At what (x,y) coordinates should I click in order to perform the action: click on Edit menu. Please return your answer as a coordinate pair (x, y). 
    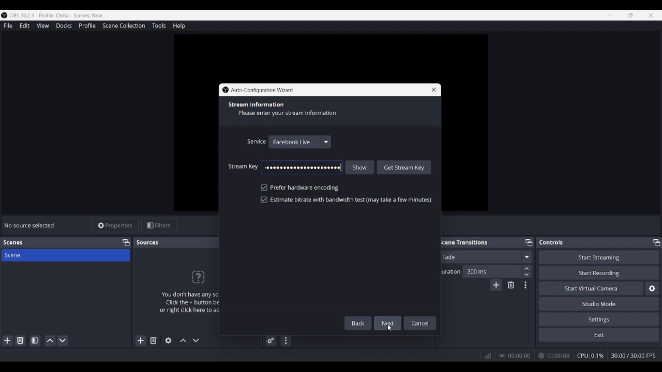
    Looking at the image, I should click on (24, 26).